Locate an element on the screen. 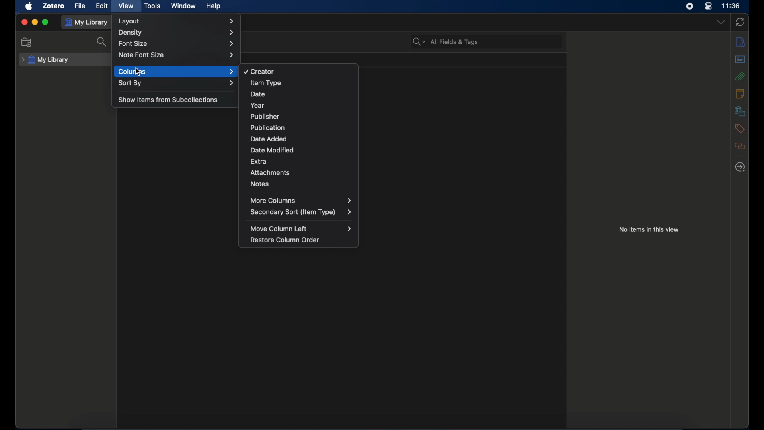 The width and height of the screenshot is (764, 430). search is located at coordinates (102, 43).